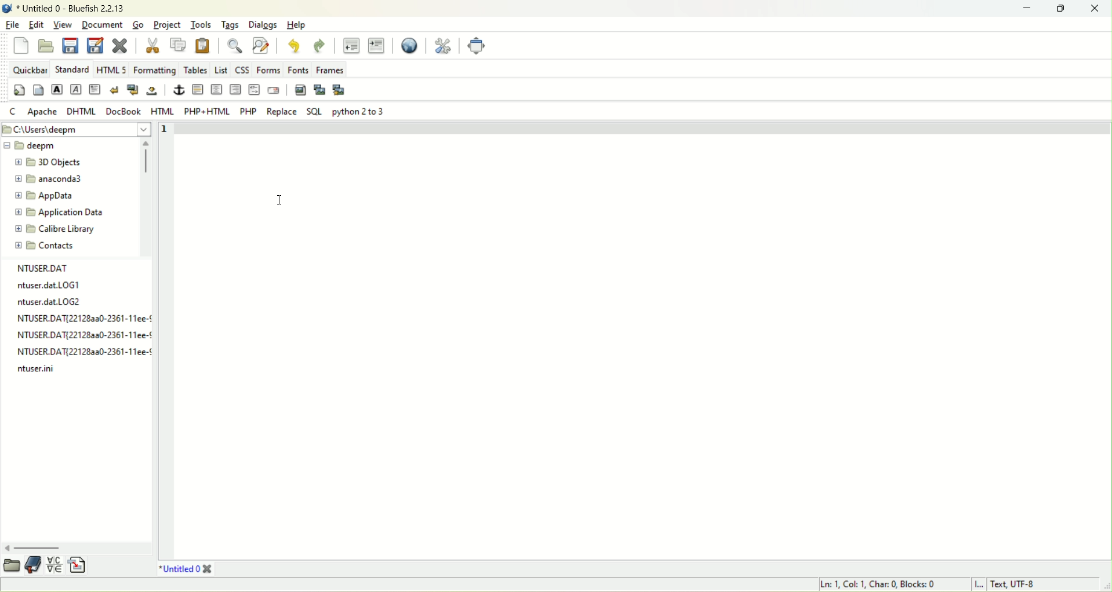 The height and width of the screenshot is (592, 1112). I want to click on NTUSER.DAT{221283a0-2361-11ee-, so click(79, 334).